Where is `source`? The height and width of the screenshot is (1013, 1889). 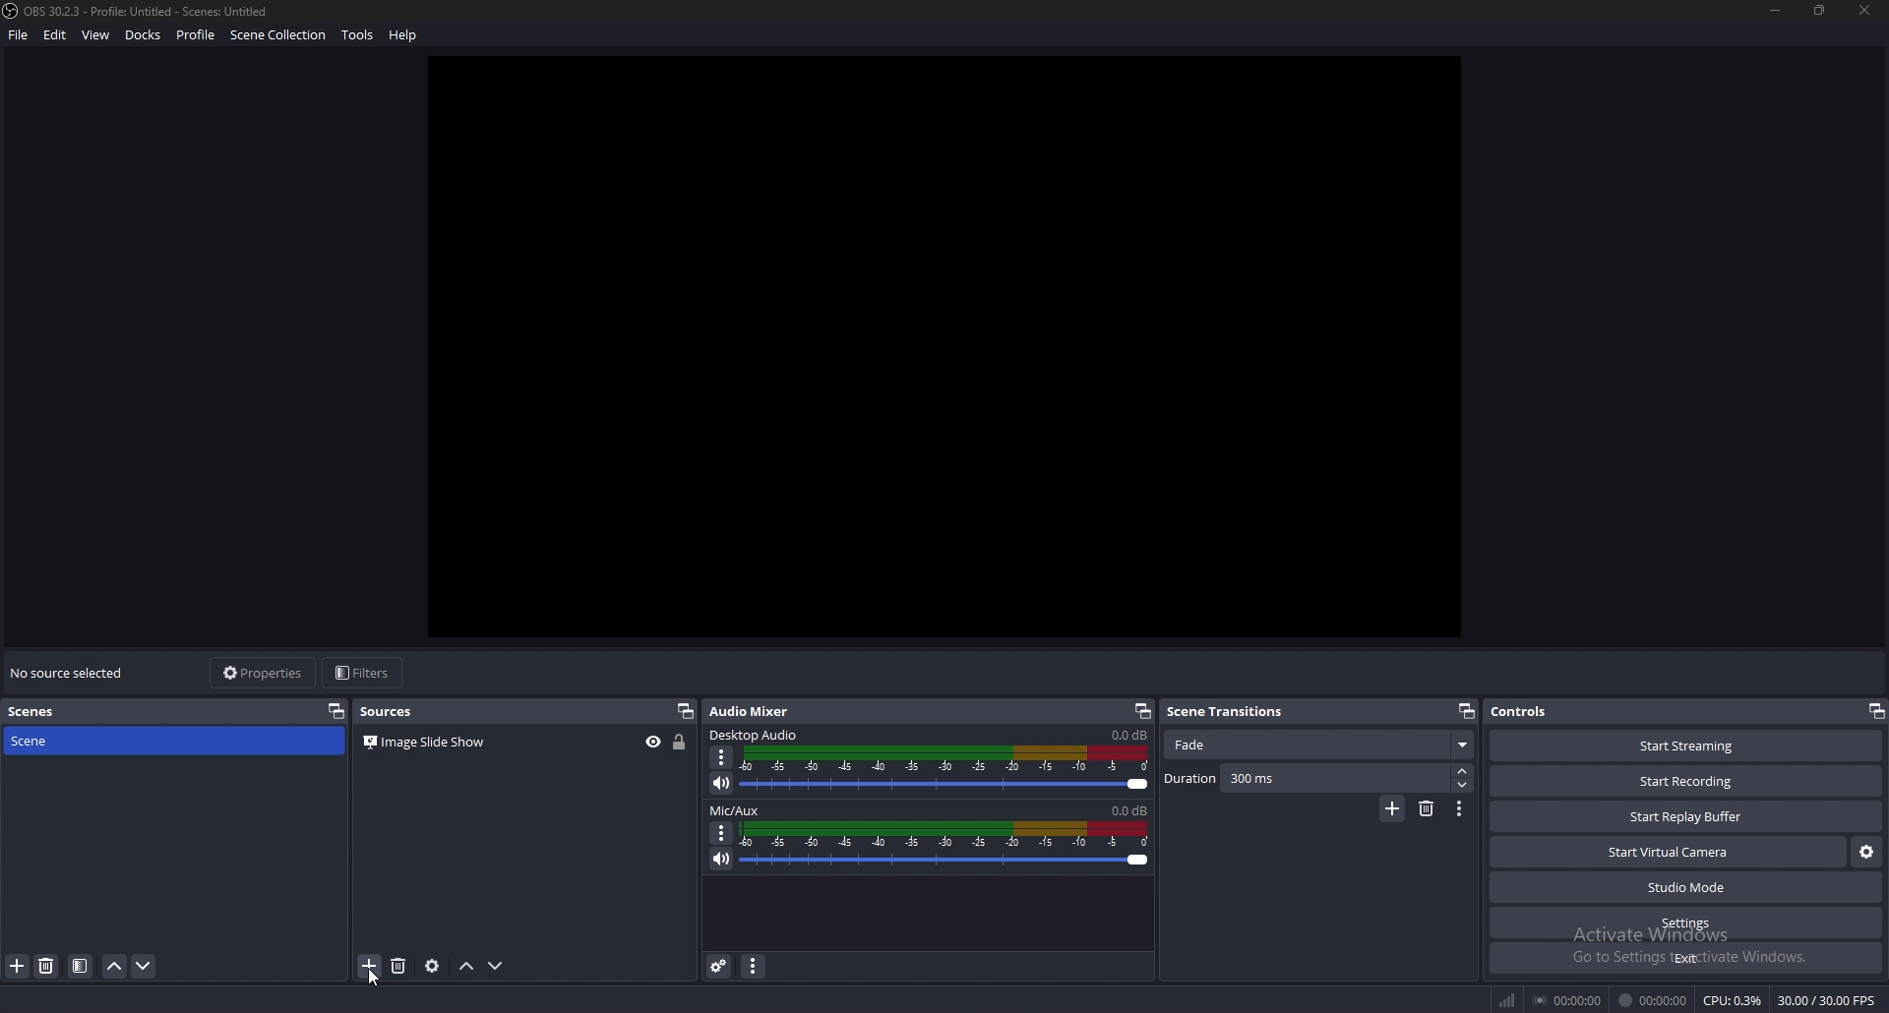
source is located at coordinates (434, 744).